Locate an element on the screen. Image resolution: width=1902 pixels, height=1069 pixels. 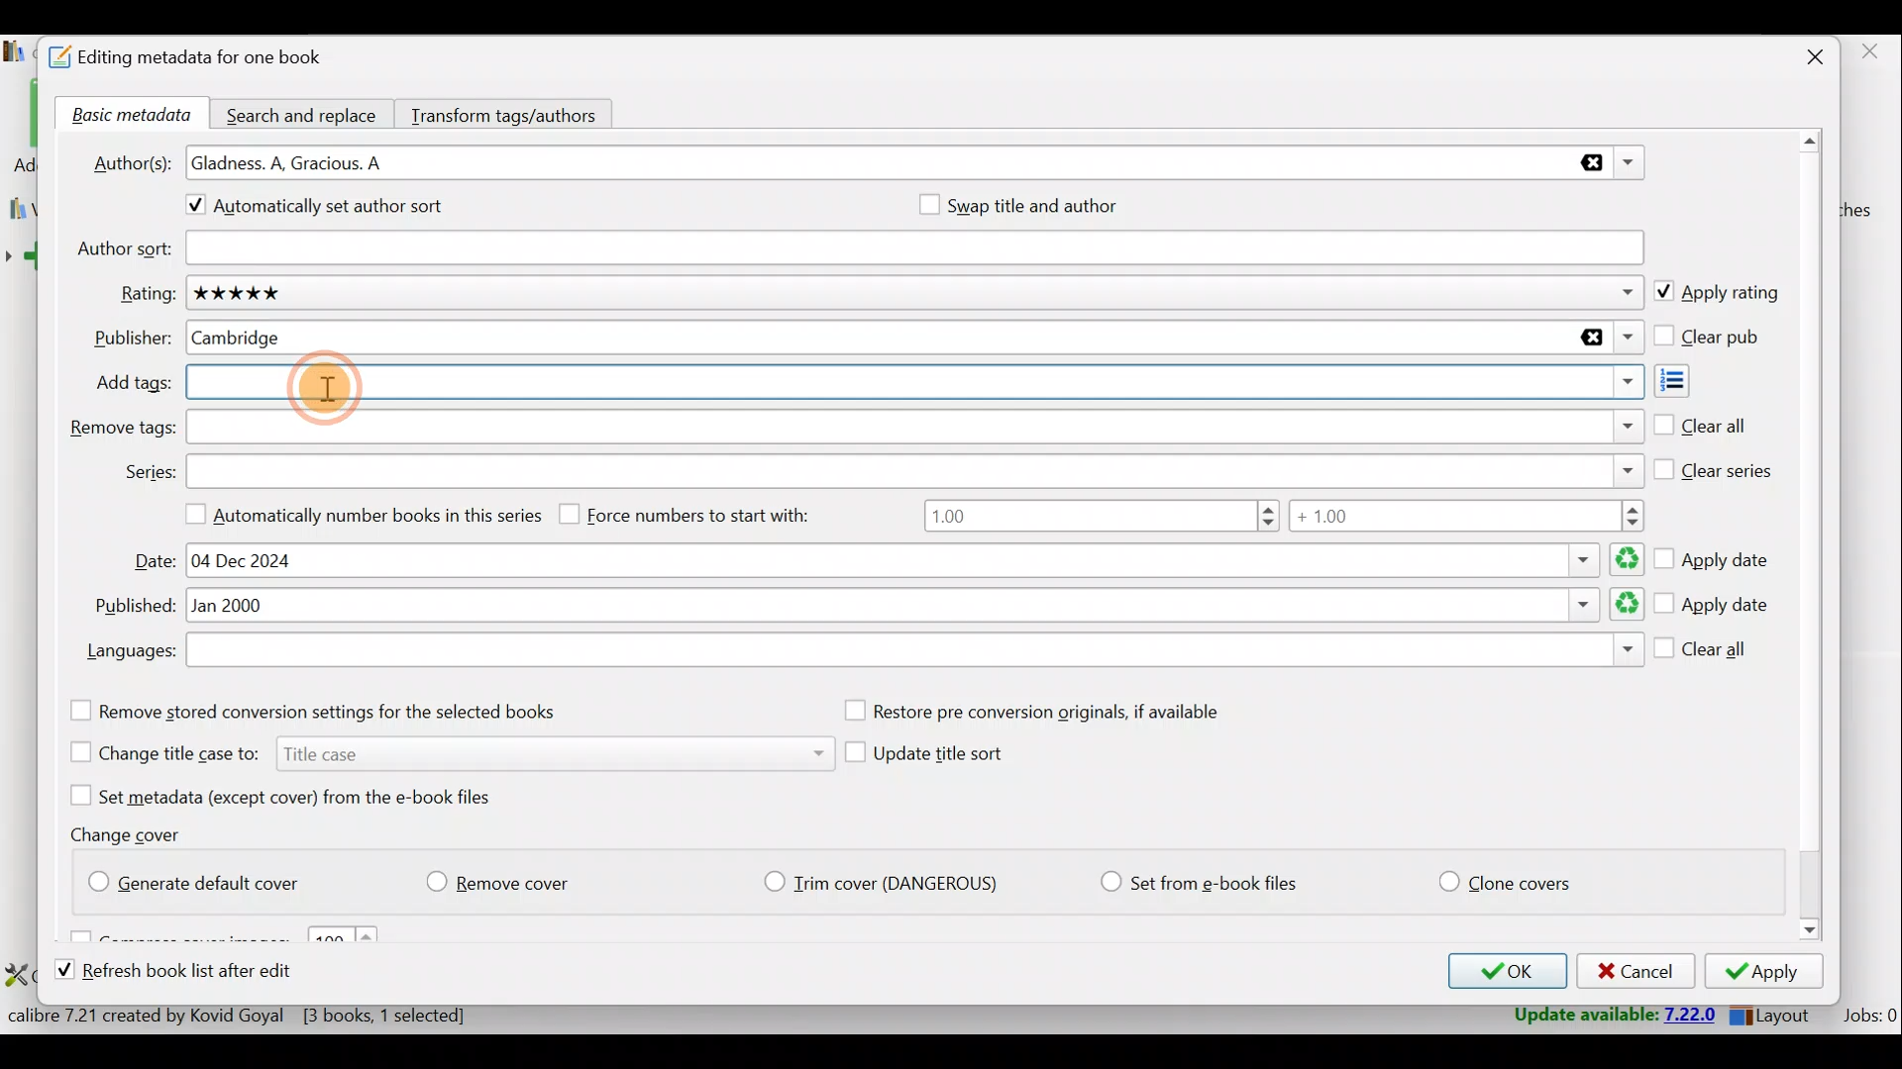
Apply date is located at coordinates (1713, 606).